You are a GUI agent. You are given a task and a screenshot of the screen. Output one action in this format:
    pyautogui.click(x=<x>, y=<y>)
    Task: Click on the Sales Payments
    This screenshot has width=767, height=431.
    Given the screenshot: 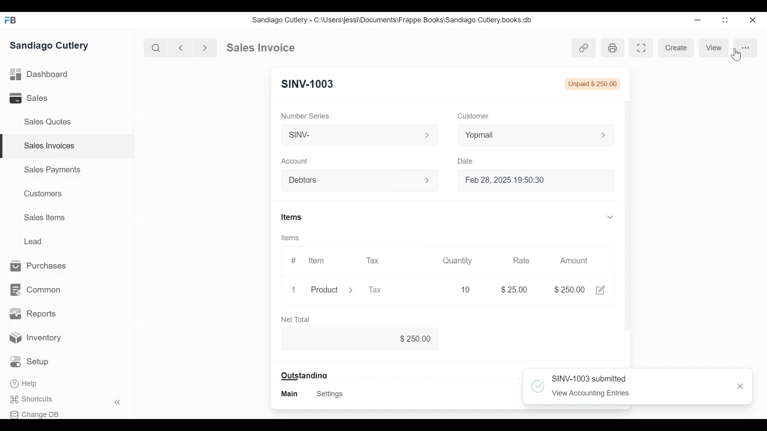 What is the action you would take?
    pyautogui.click(x=52, y=170)
    